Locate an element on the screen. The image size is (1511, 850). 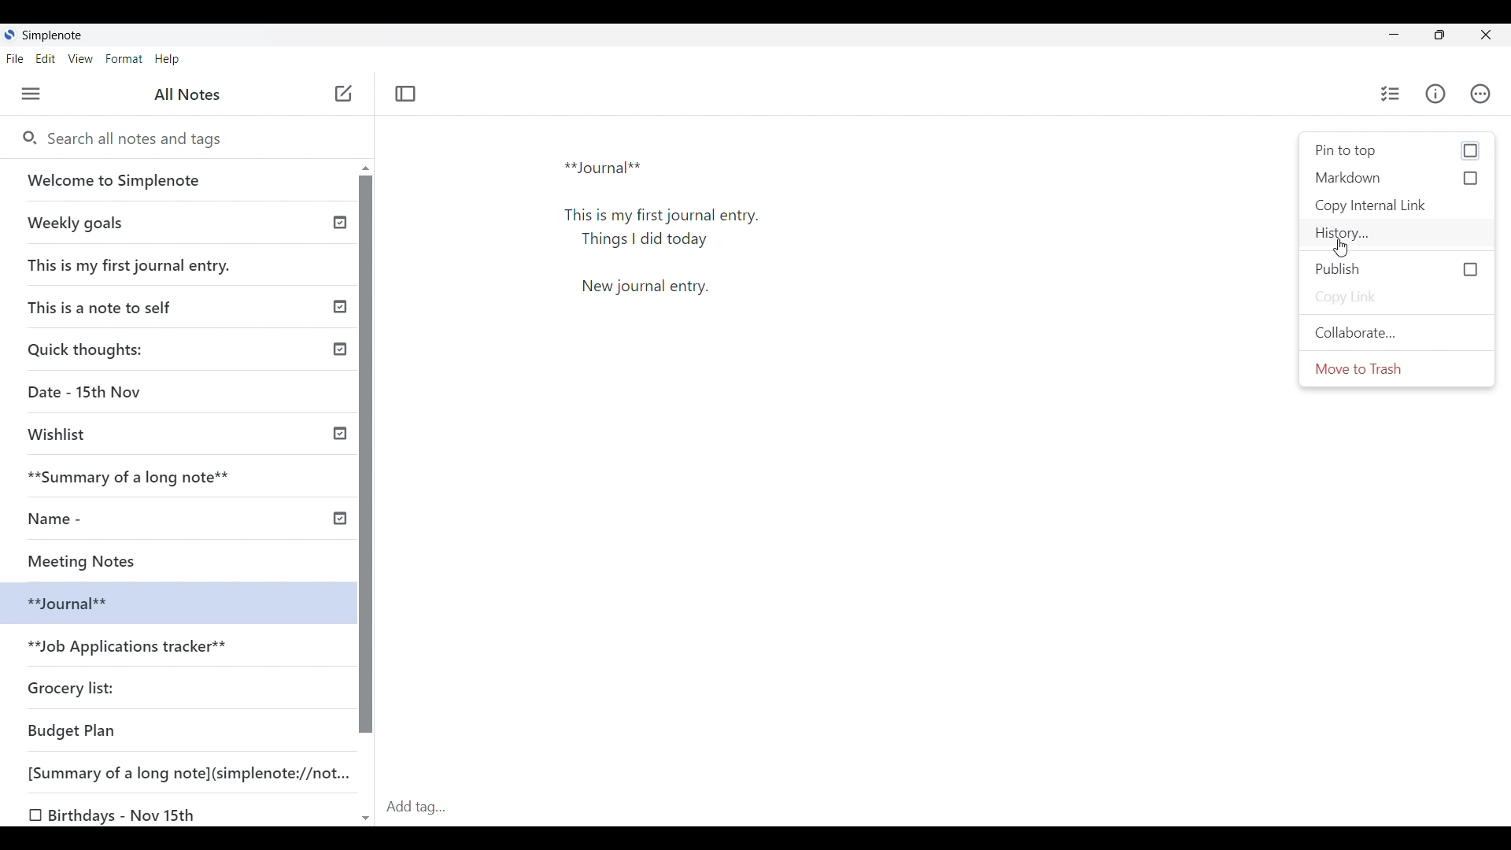
Click to pin to top is located at coordinates (1398, 150).